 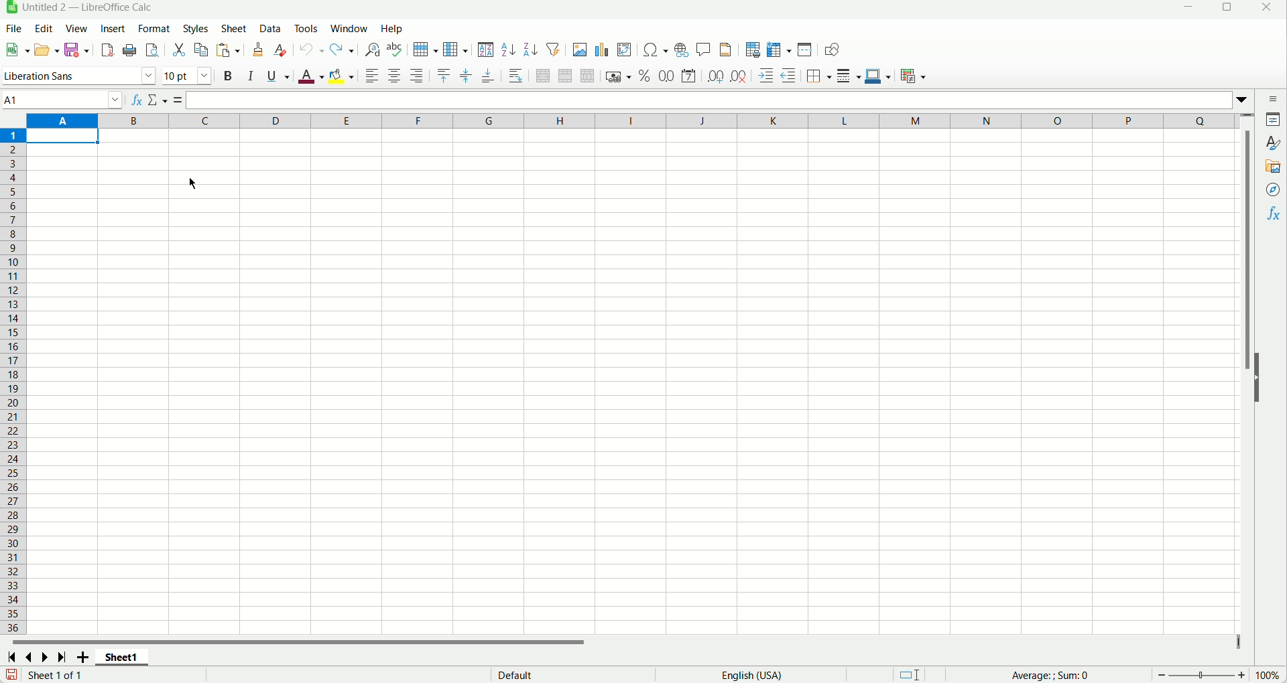 What do you see at coordinates (711, 99) in the screenshot?
I see `Input line` at bounding box center [711, 99].